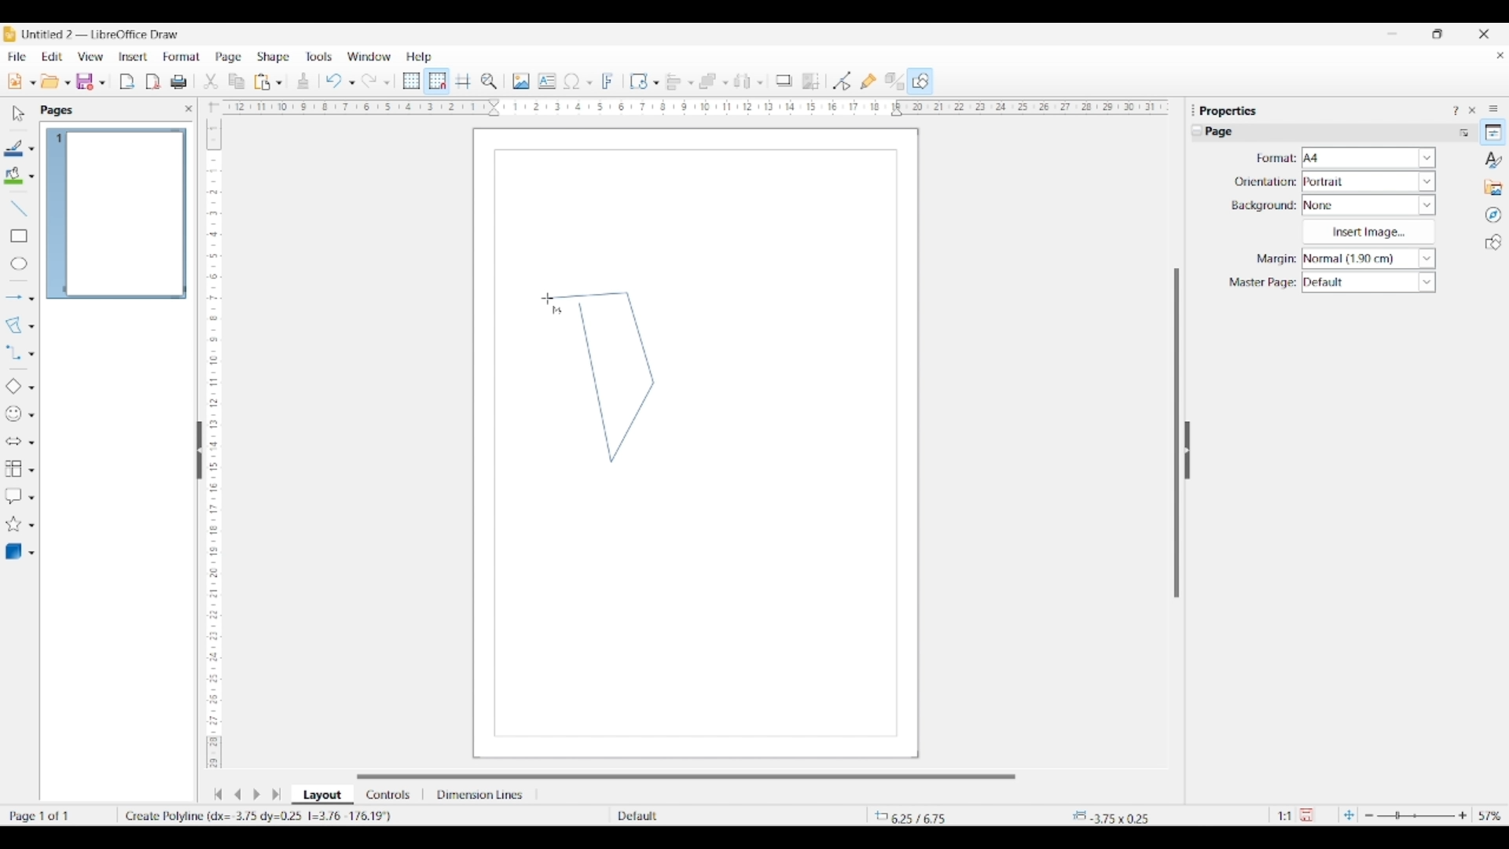  Describe the element at coordinates (33, 83) in the screenshot. I see `New document format options` at that location.